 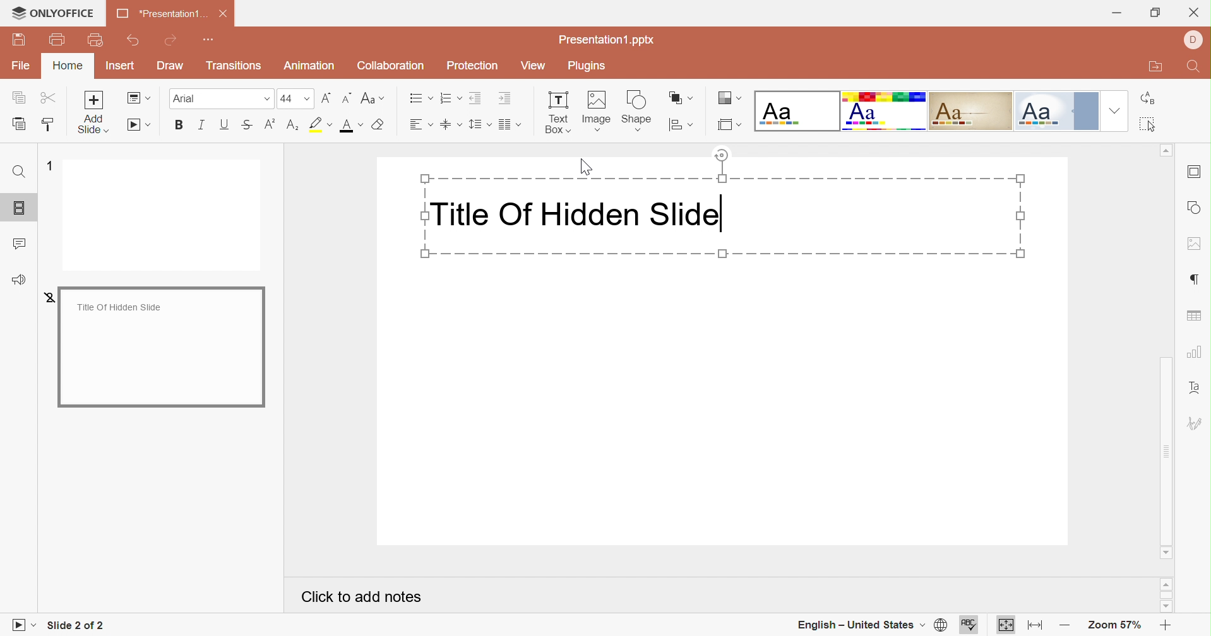 What do you see at coordinates (161, 347) in the screenshot?
I see `Hidden slide preview` at bounding box center [161, 347].